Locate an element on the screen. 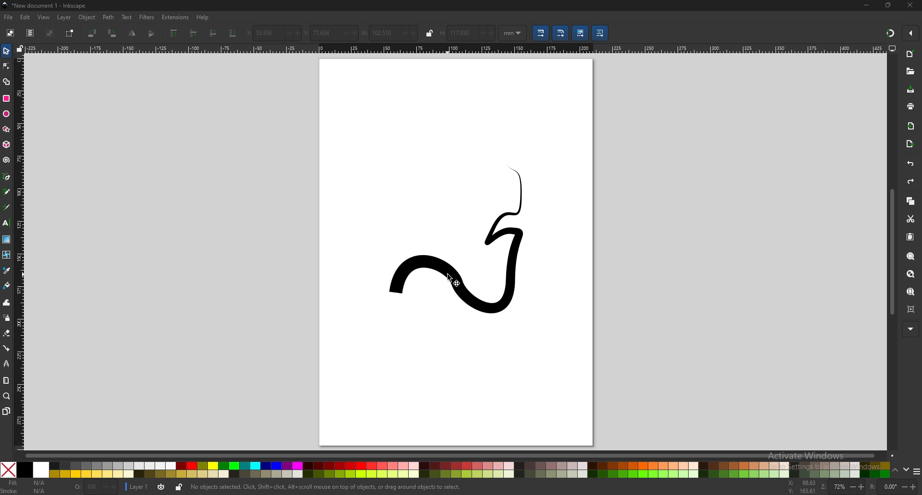 The height and width of the screenshot is (495, 922). zoom is located at coordinates (6, 396).